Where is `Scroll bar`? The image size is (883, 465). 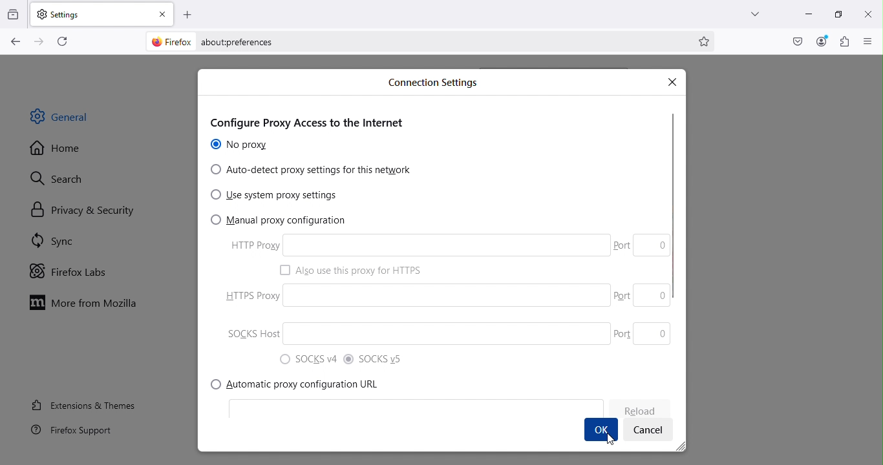 Scroll bar is located at coordinates (675, 253).